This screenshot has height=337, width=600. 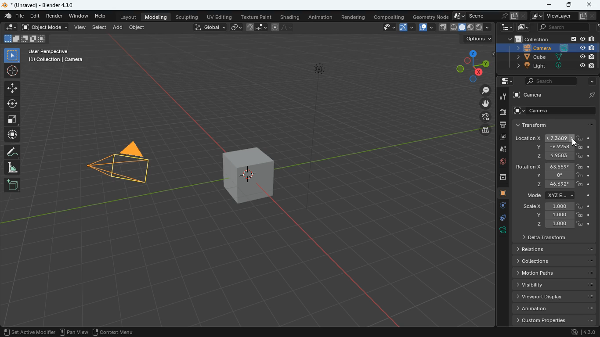 What do you see at coordinates (555, 250) in the screenshot?
I see `relations` at bounding box center [555, 250].